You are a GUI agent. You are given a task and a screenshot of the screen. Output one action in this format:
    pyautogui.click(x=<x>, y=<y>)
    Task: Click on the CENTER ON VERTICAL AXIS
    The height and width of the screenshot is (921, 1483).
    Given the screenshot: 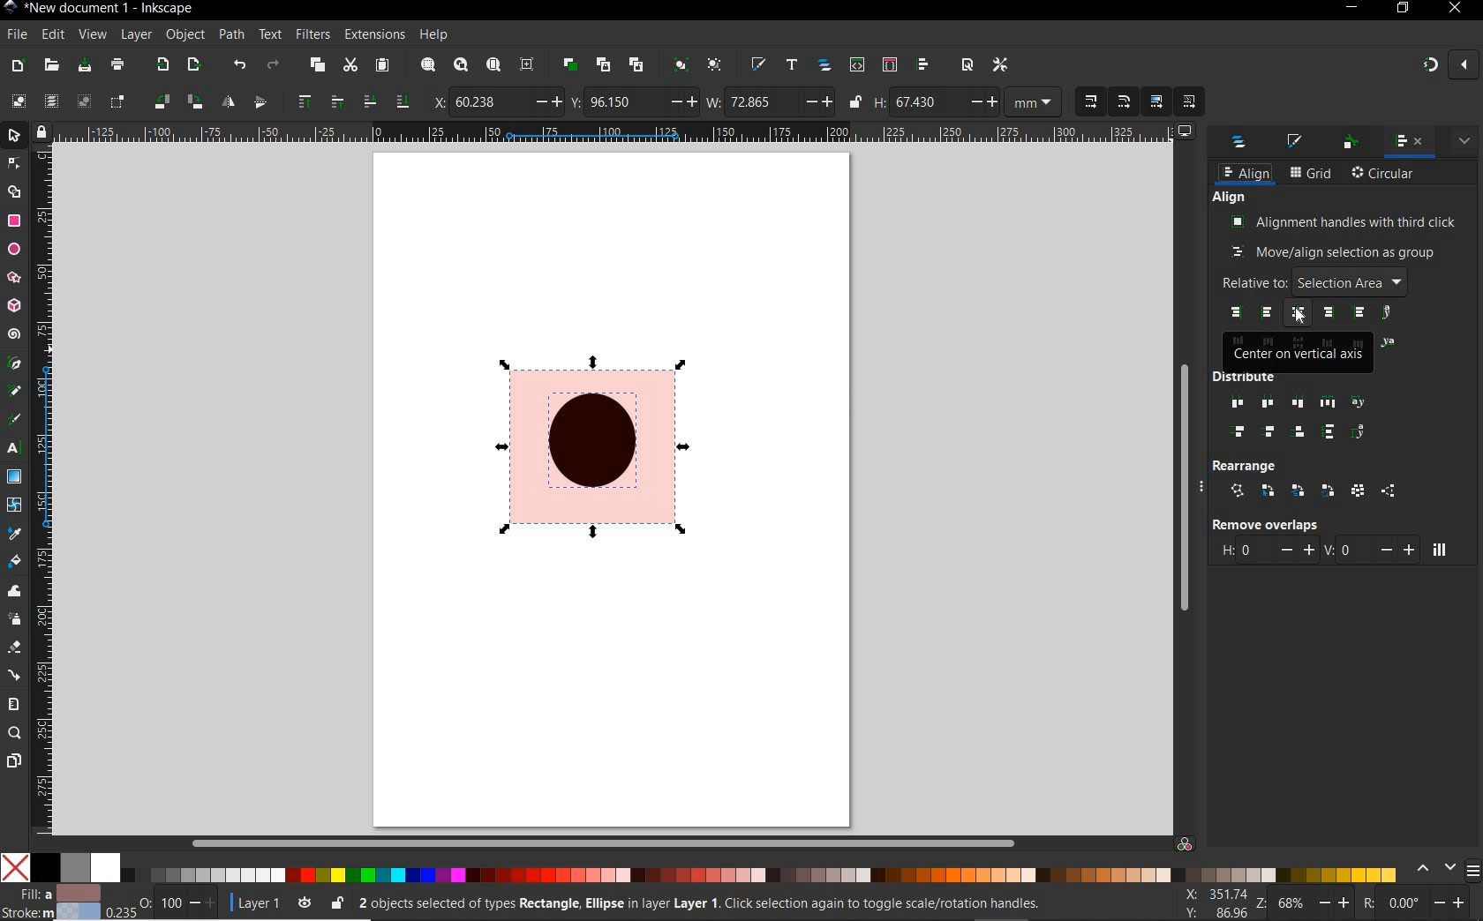 What is the action you would take?
    pyautogui.click(x=1300, y=313)
    